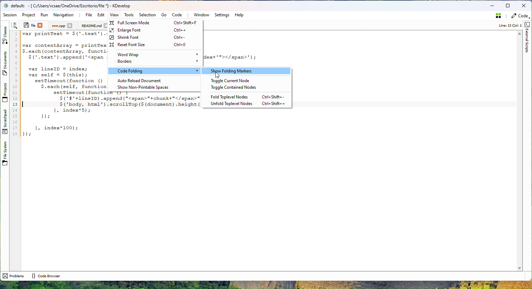  What do you see at coordinates (218, 75) in the screenshot?
I see `cursor` at bounding box center [218, 75].